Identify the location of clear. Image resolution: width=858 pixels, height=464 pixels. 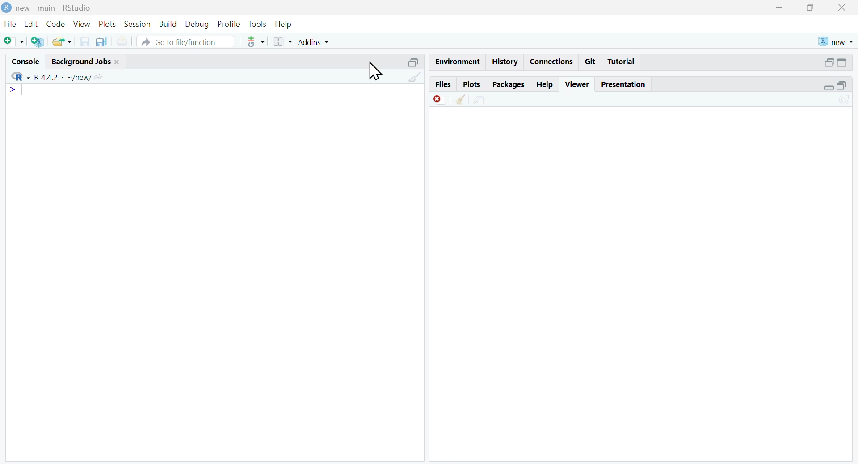
(462, 99).